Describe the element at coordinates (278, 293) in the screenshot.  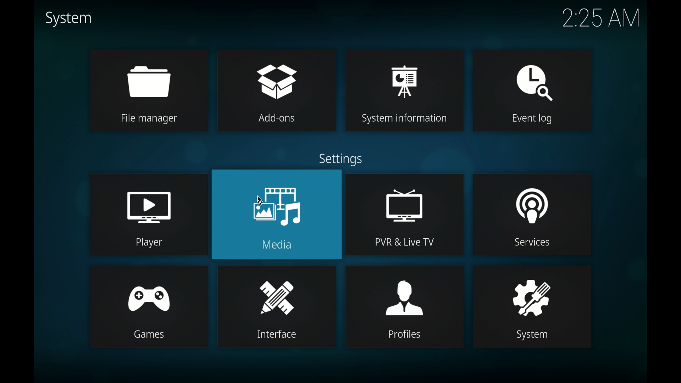
I see `interface` at that location.